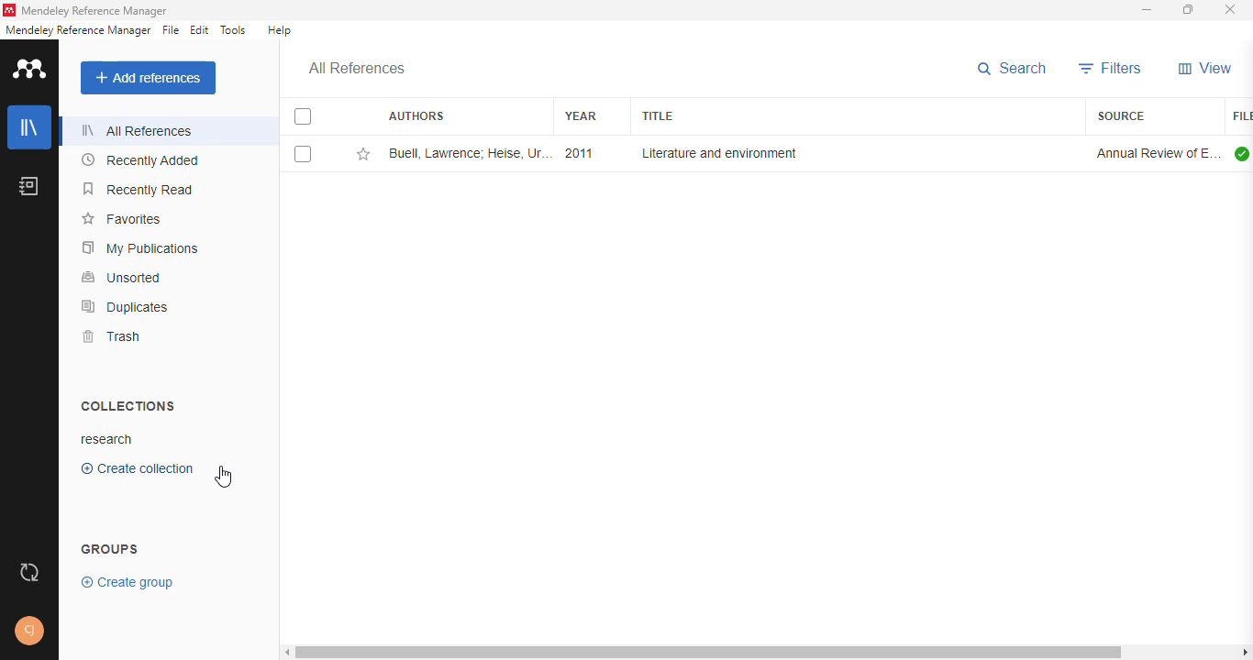  I want to click on minimize, so click(1148, 11).